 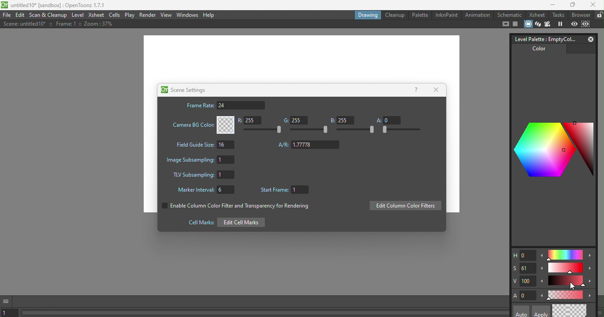 What do you see at coordinates (438, 89) in the screenshot?
I see `Close` at bounding box center [438, 89].